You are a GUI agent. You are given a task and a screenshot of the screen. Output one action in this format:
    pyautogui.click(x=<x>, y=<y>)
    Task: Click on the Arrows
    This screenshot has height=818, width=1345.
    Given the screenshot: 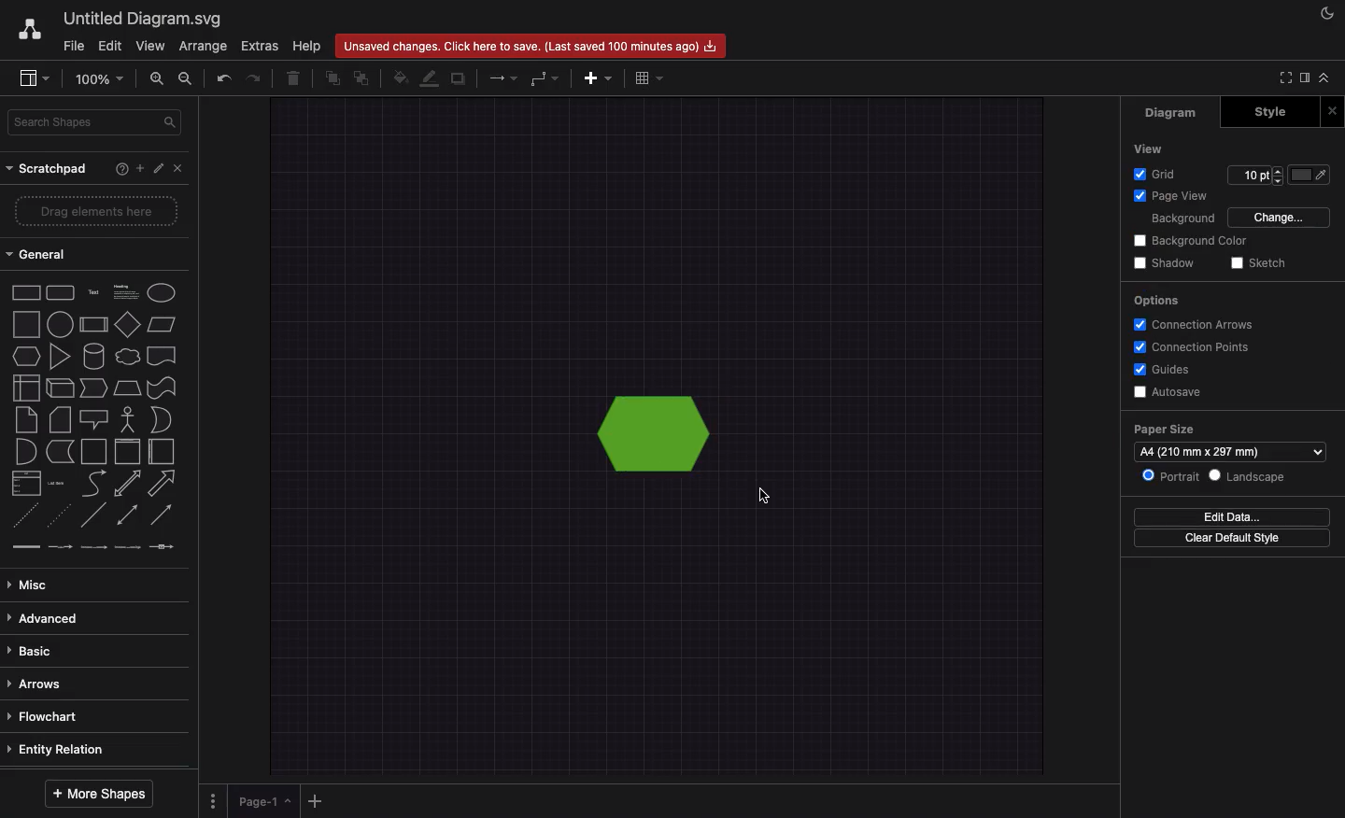 What is the action you would take?
    pyautogui.click(x=38, y=683)
    